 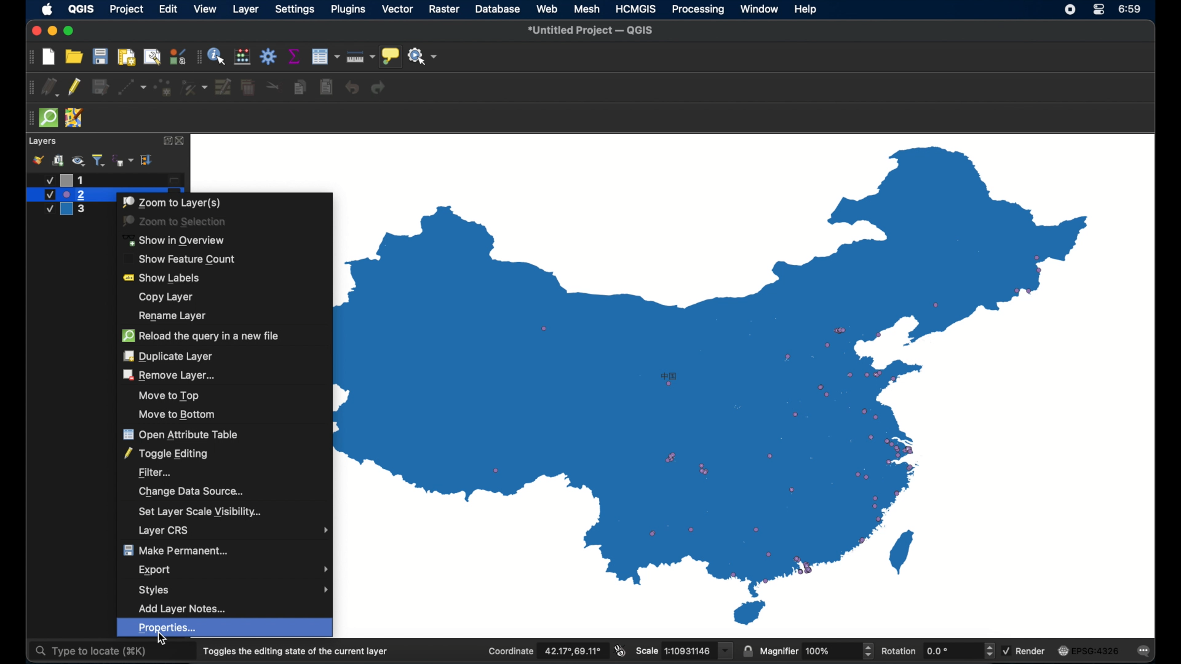 I want to click on cursor, so click(x=167, y=642).